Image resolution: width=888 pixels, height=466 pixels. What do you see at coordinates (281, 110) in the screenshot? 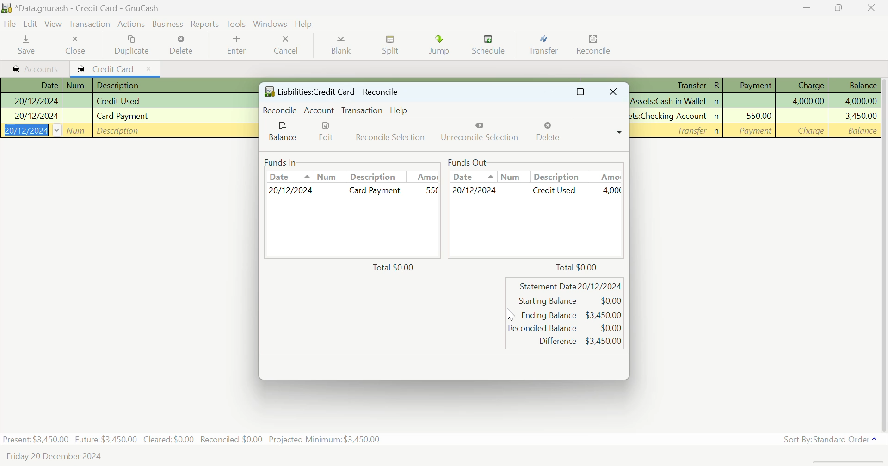
I see `Reconcile` at bounding box center [281, 110].